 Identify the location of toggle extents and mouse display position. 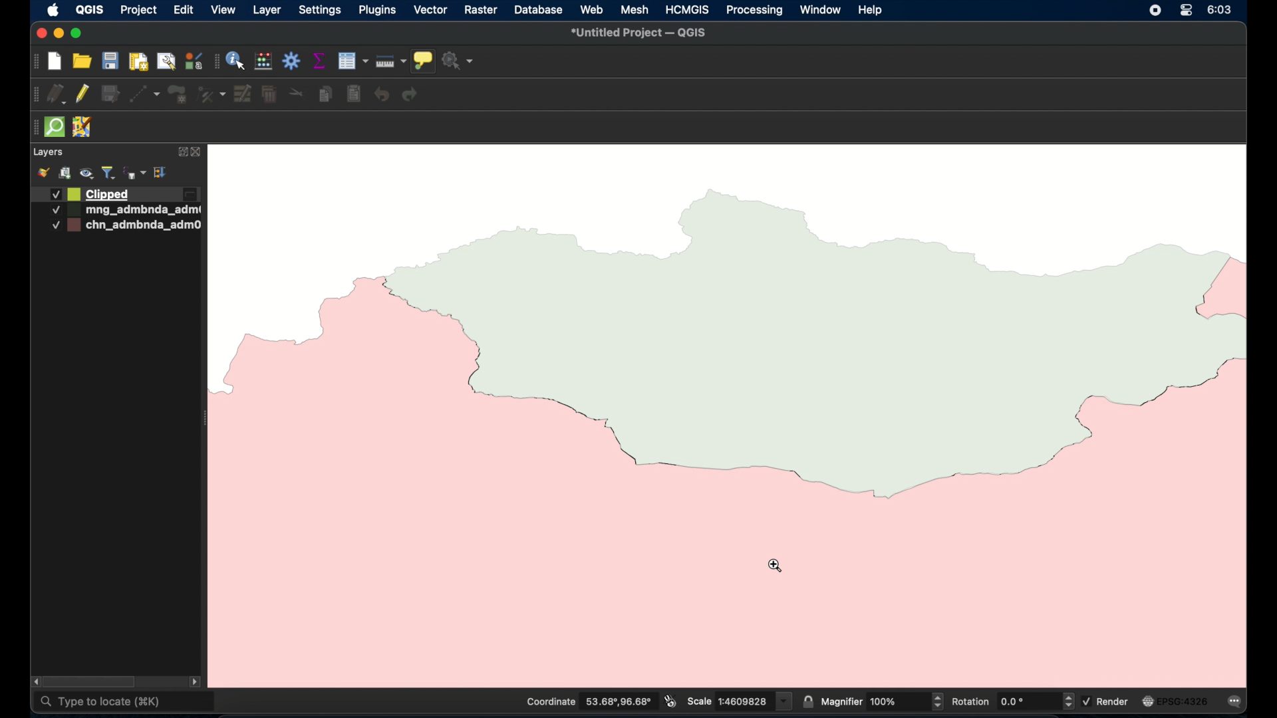
(670, 701).